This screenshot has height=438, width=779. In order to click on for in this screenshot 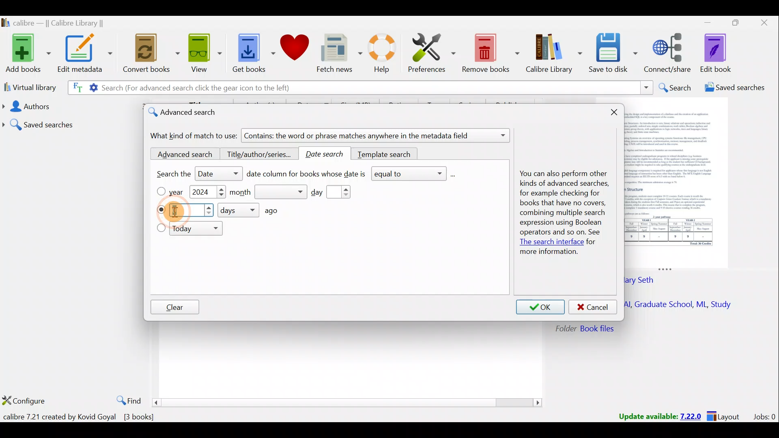, I will do `click(592, 243)`.